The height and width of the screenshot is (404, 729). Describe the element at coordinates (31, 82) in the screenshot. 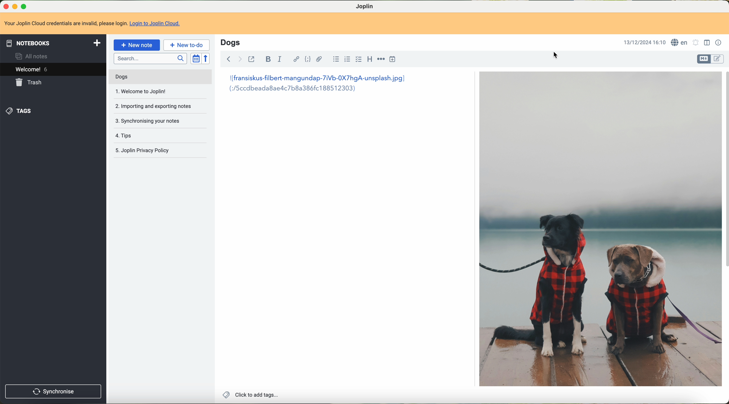

I see `trash` at that location.